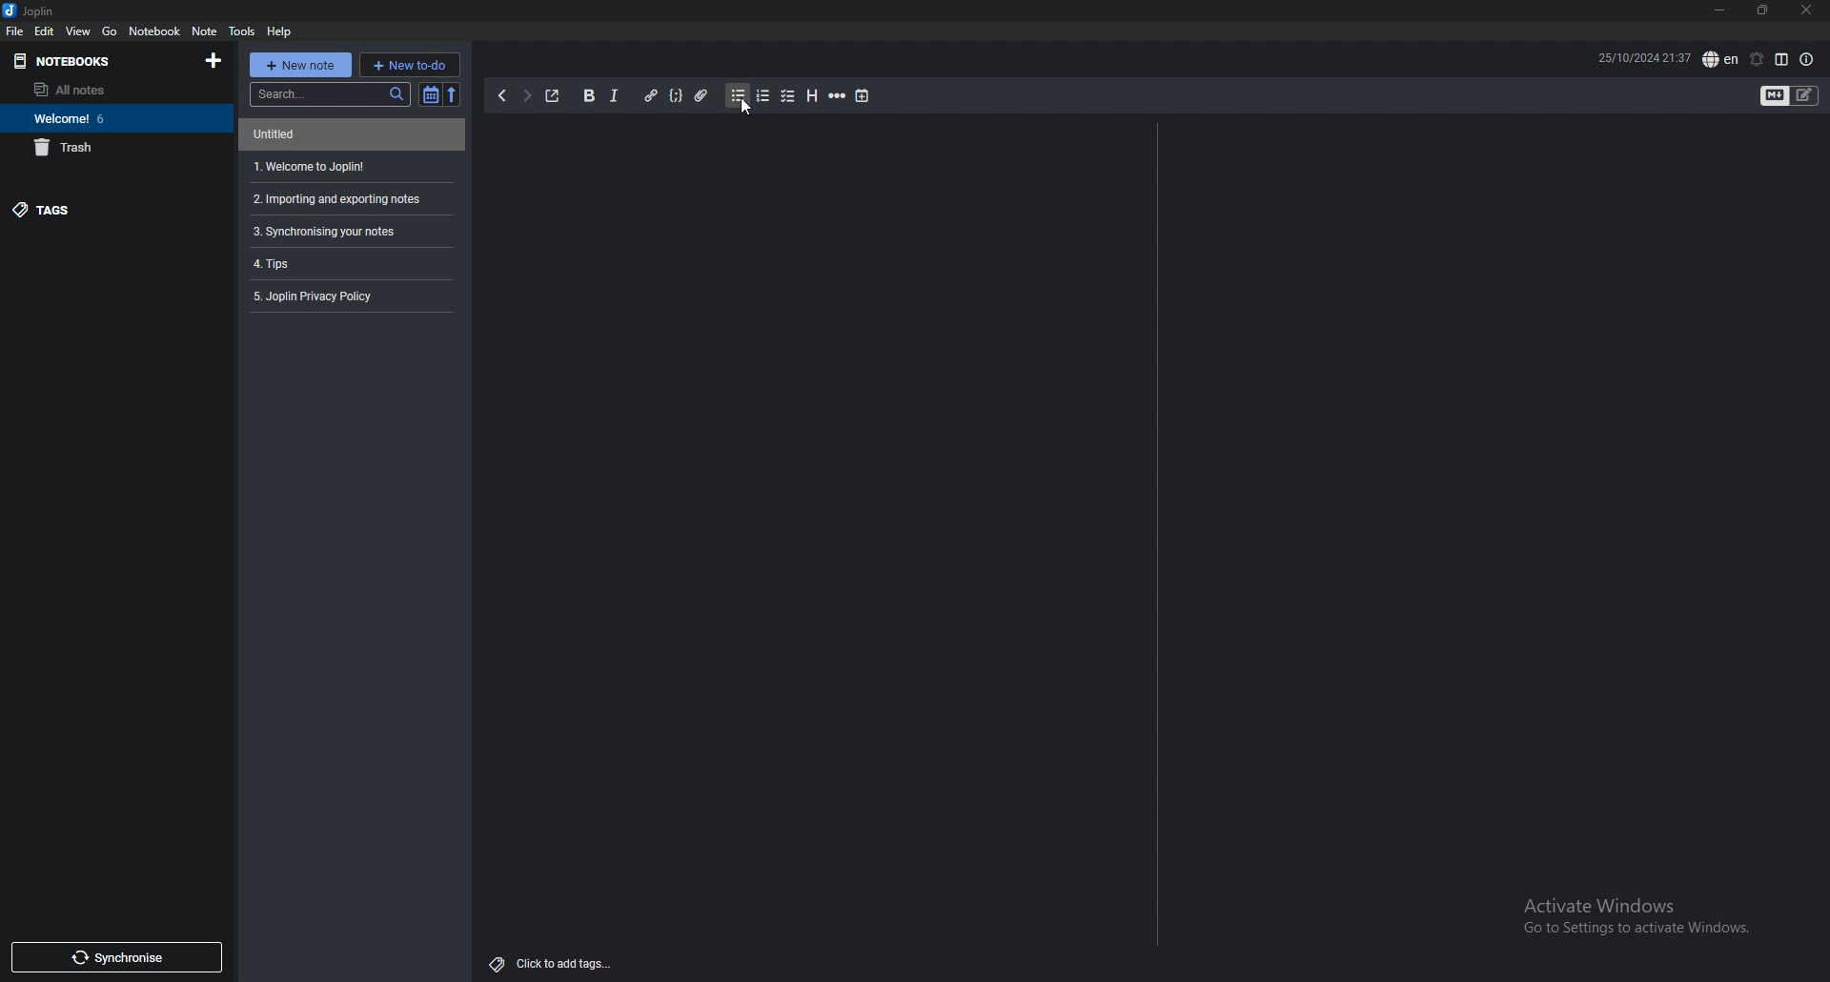  I want to click on Heading, so click(810, 97).